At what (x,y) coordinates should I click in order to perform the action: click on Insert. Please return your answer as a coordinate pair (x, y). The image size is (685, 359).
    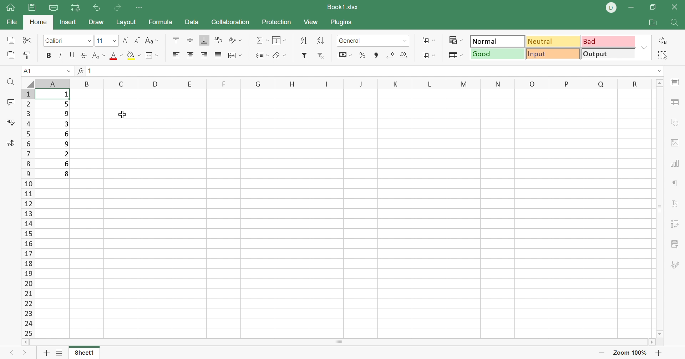
    Looking at the image, I should click on (67, 22).